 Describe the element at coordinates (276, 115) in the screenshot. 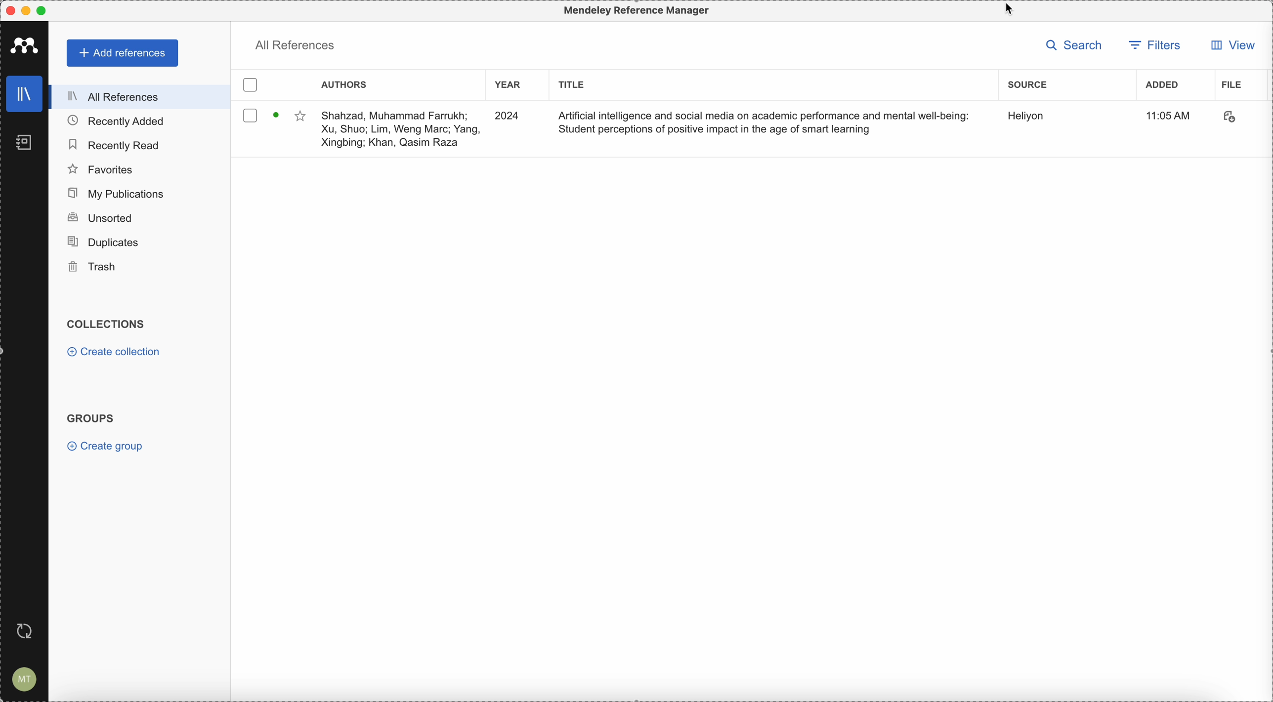

I see `download document` at that location.